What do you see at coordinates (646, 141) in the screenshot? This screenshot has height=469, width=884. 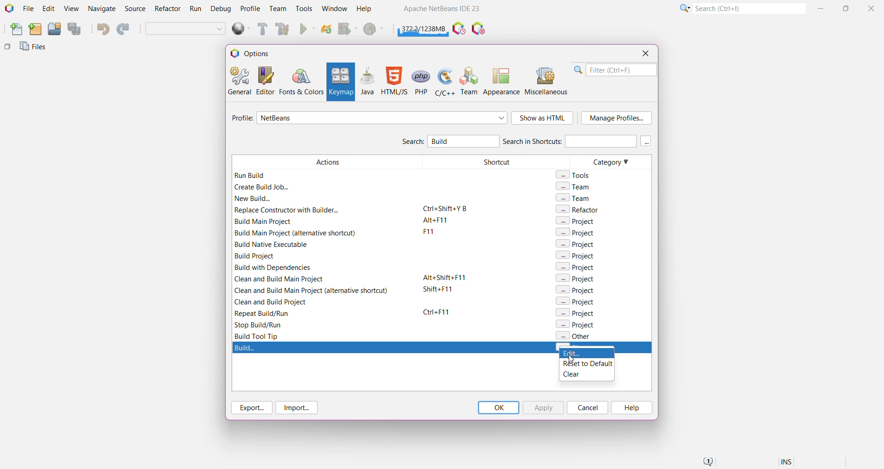 I see `More keys` at bounding box center [646, 141].